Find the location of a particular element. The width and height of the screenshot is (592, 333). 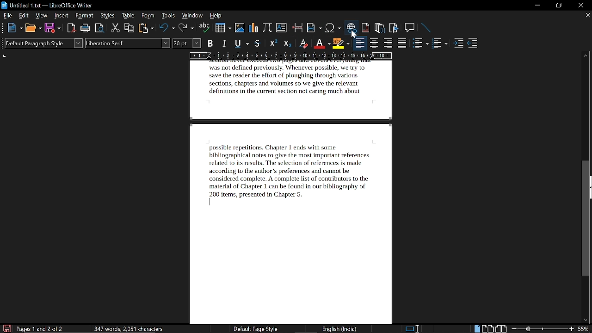

cut is located at coordinates (116, 28).